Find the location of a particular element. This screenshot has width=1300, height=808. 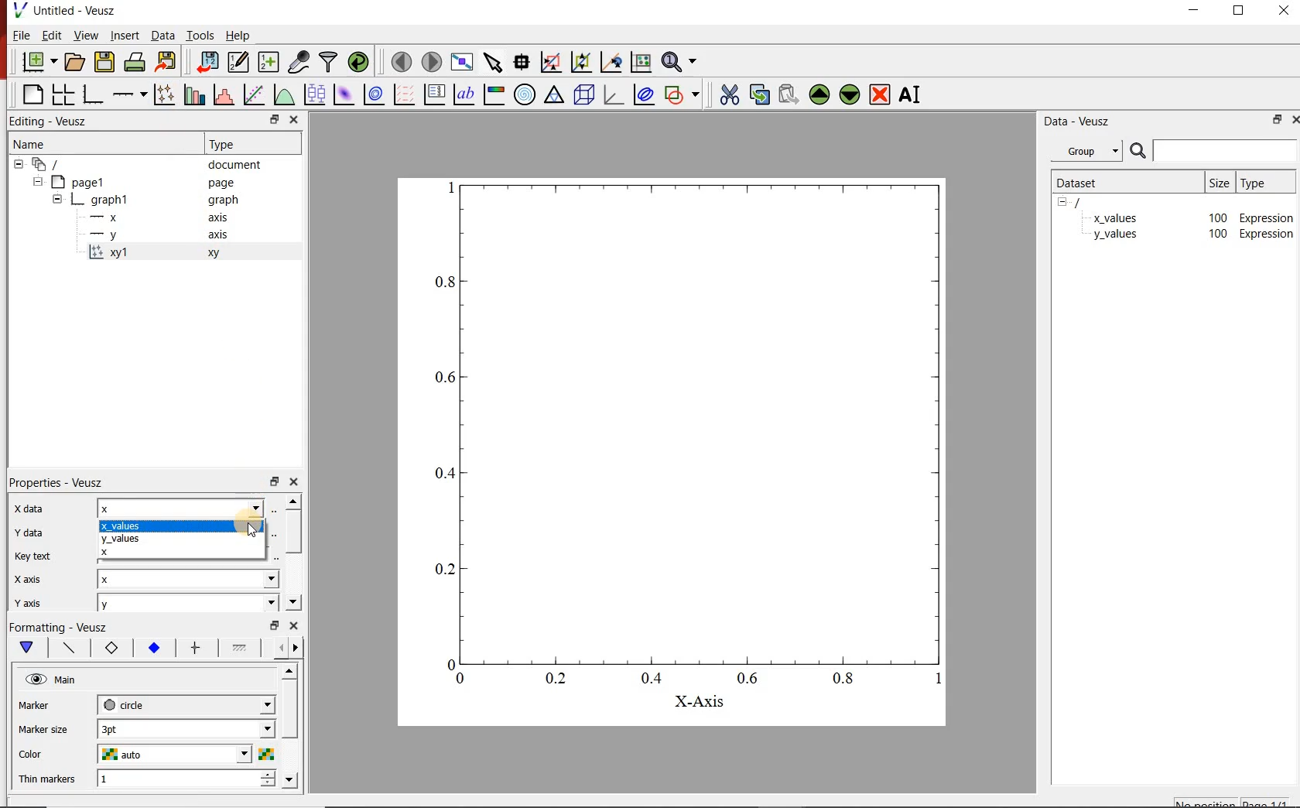

move to next page is located at coordinates (433, 62).